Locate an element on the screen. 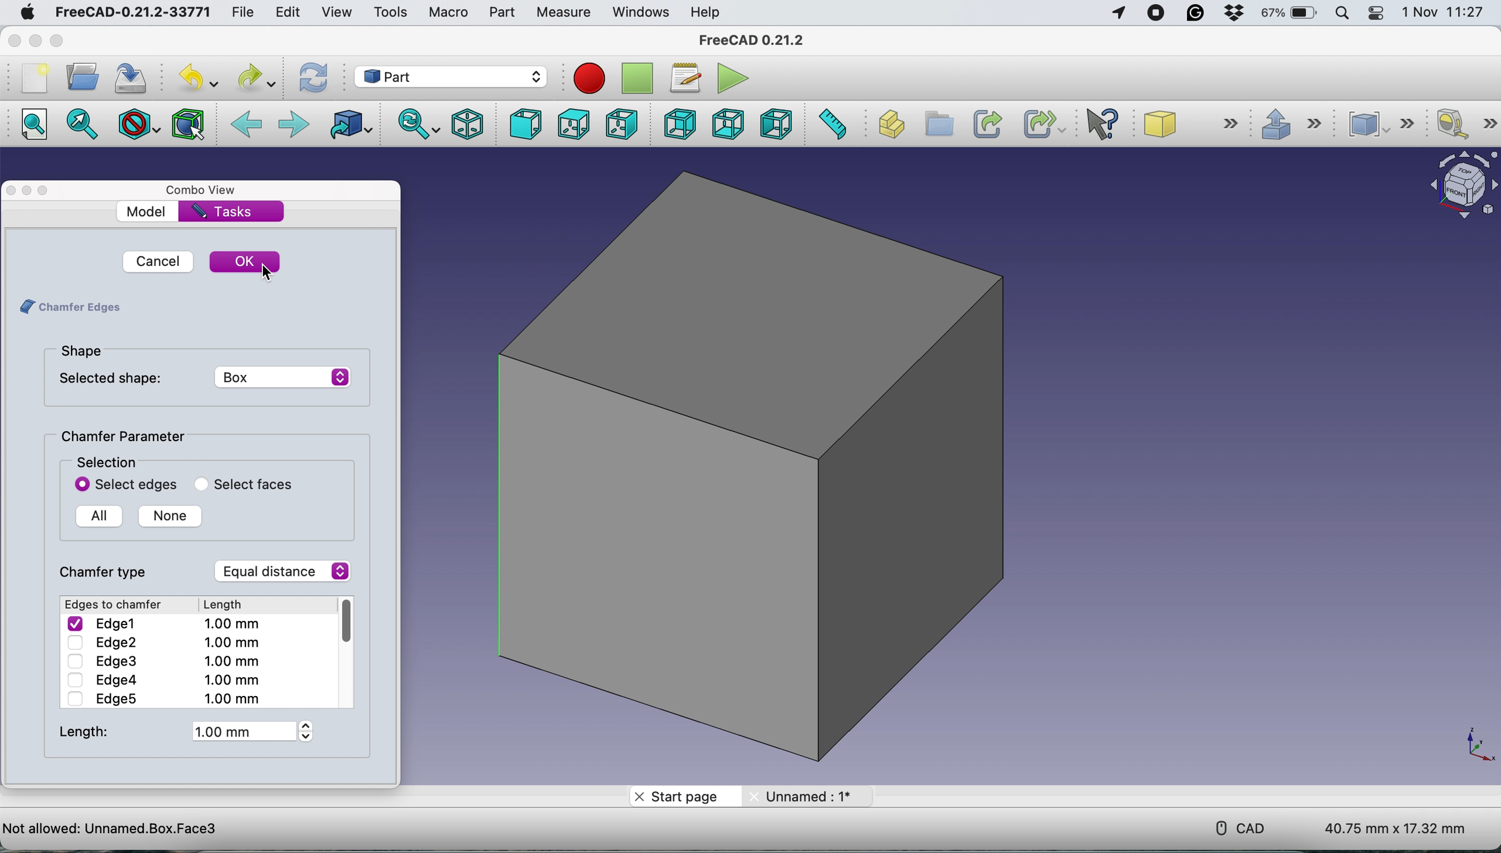 This screenshot has height=853, width=1501. measure is located at coordinates (567, 12).